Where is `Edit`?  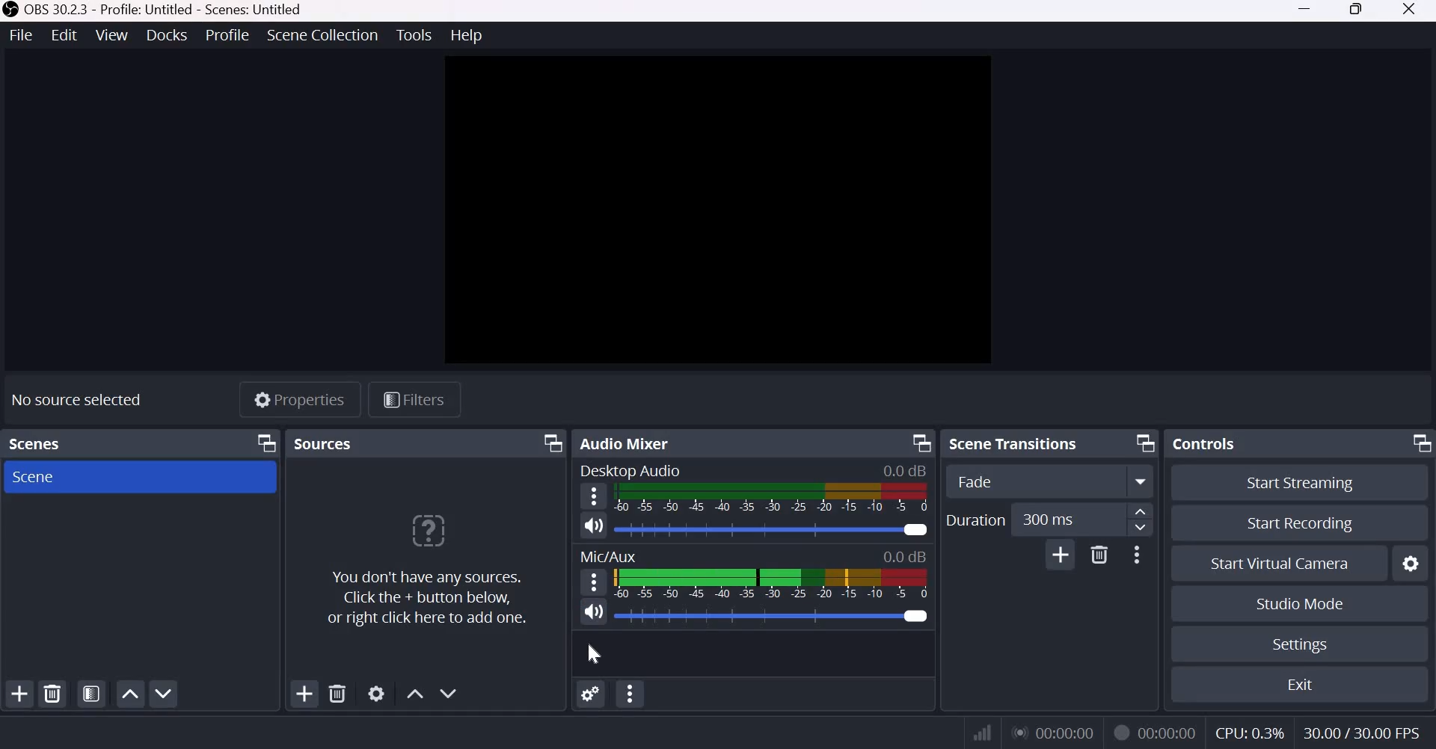
Edit is located at coordinates (64, 37).